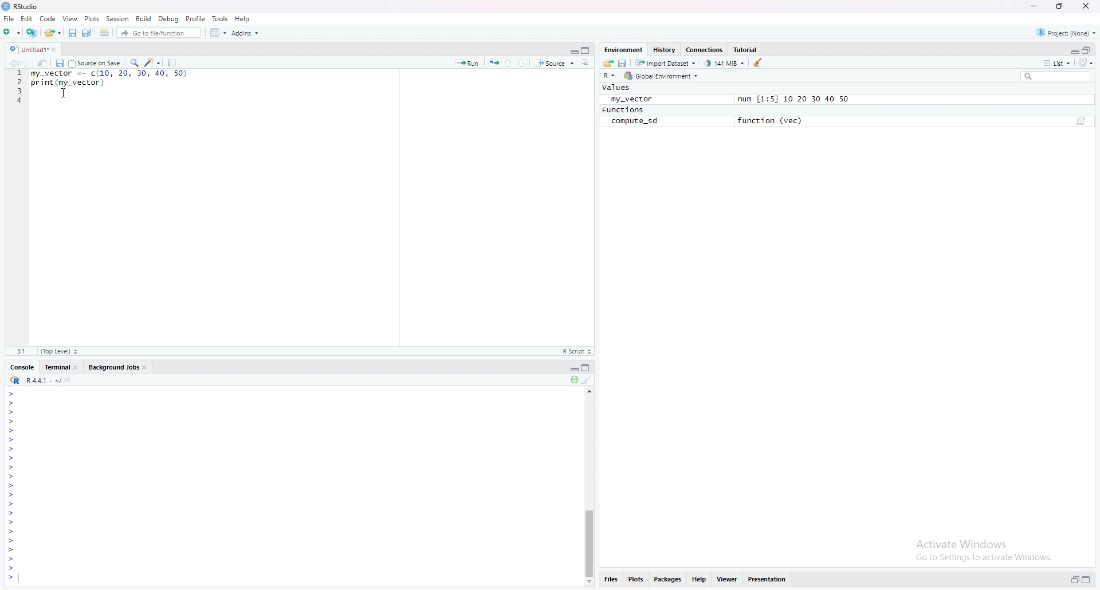 The image size is (1100, 590). What do you see at coordinates (571, 368) in the screenshot?
I see `Minimize` at bounding box center [571, 368].